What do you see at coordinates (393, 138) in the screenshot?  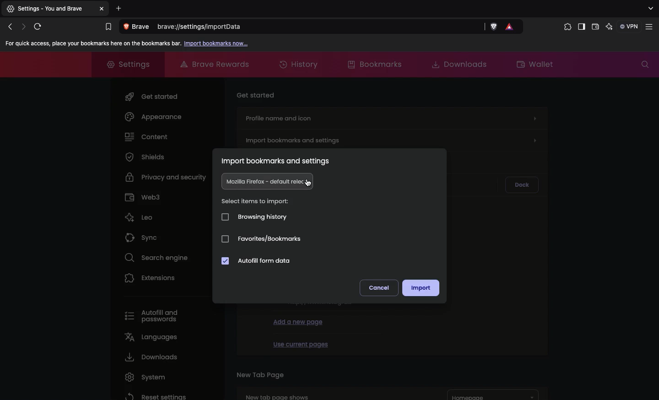 I see `Import bookmarks and settings` at bounding box center [393, 138].